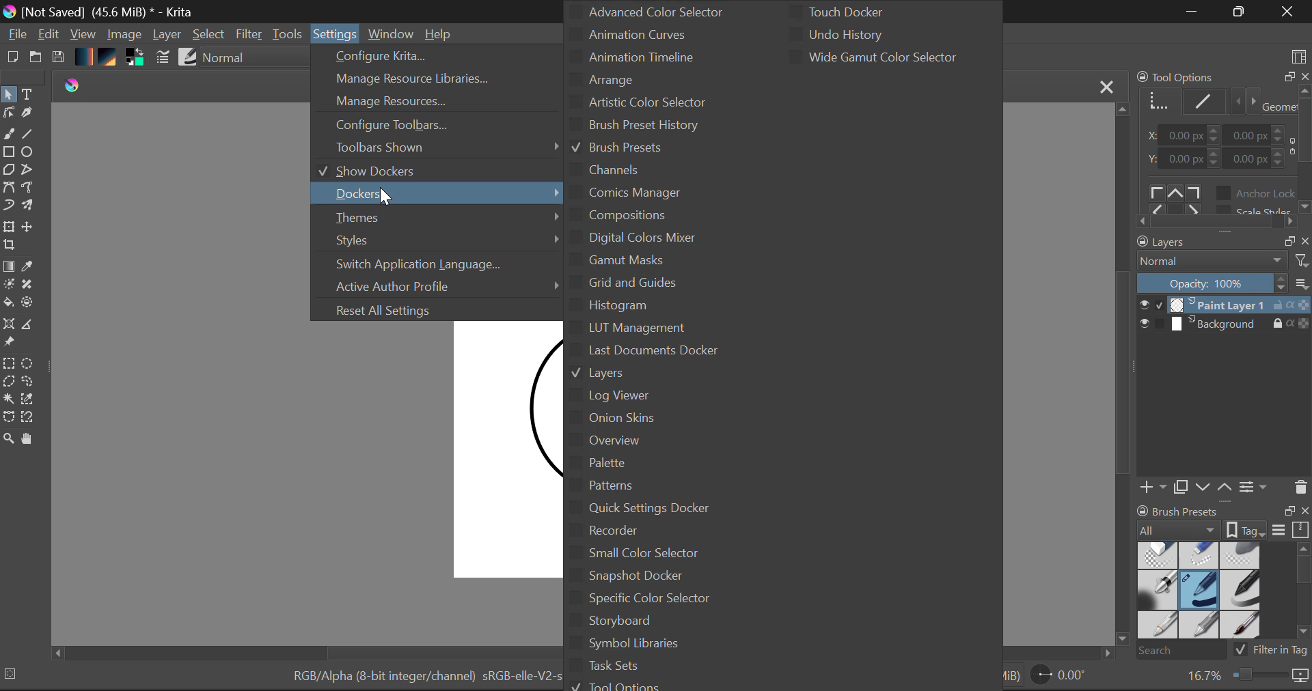  Describe the element at coordinates (32, 325) in the screenshot. I see `Measurements` at that location.